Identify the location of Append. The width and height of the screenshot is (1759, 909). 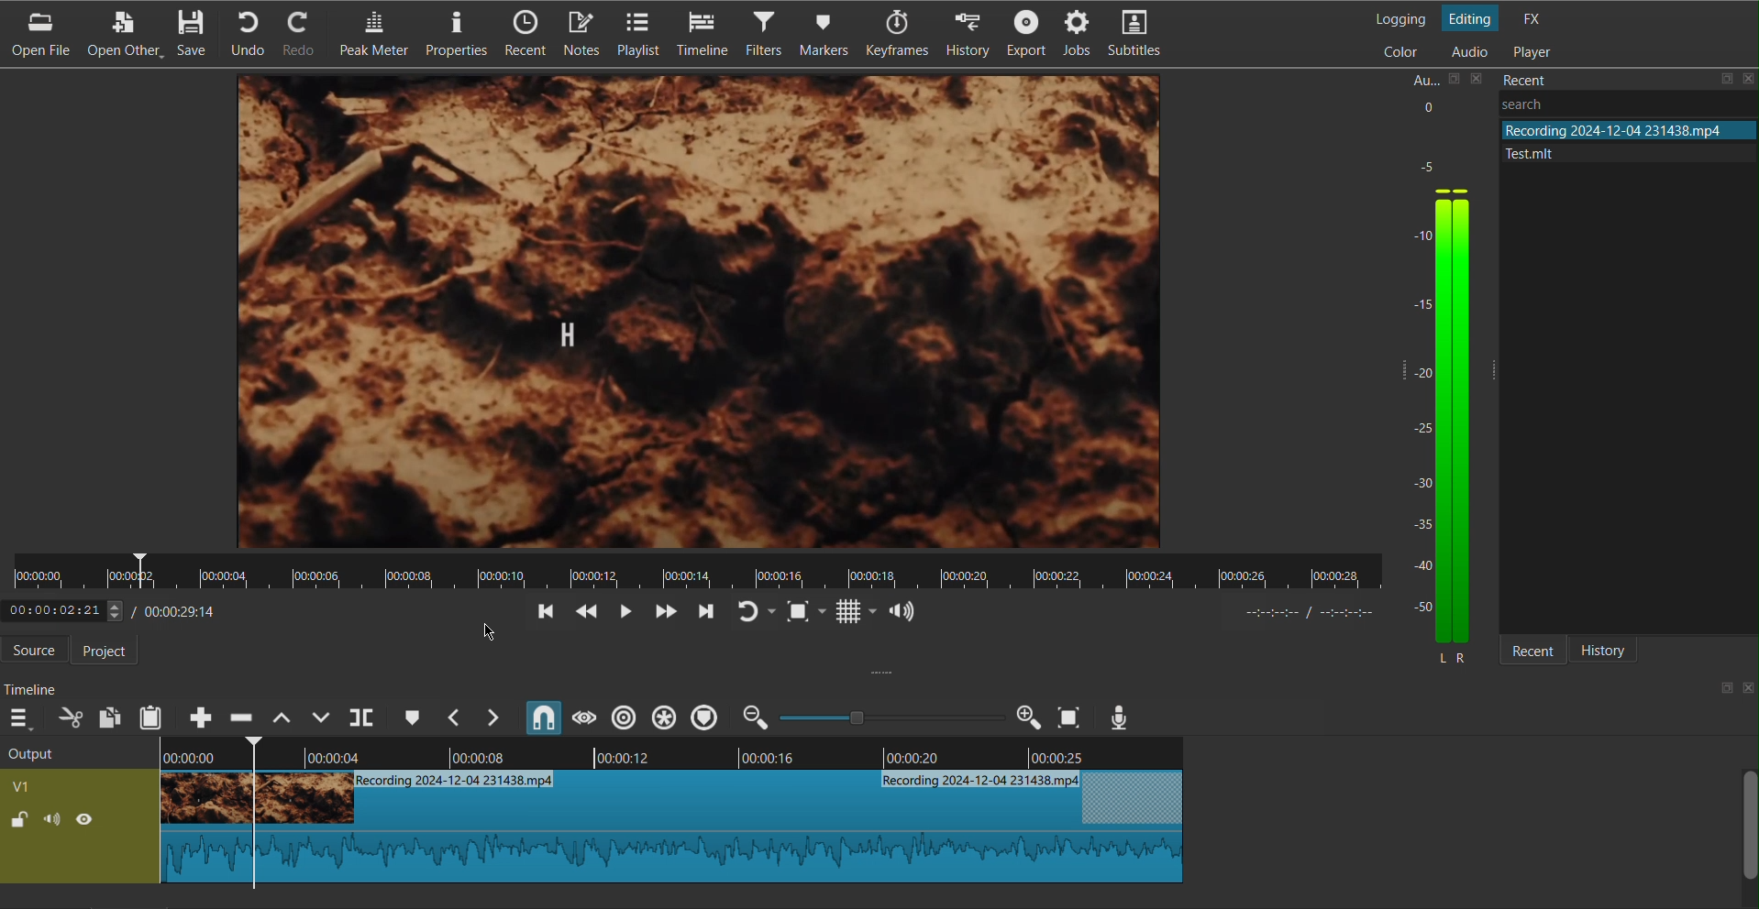
(197, 717).